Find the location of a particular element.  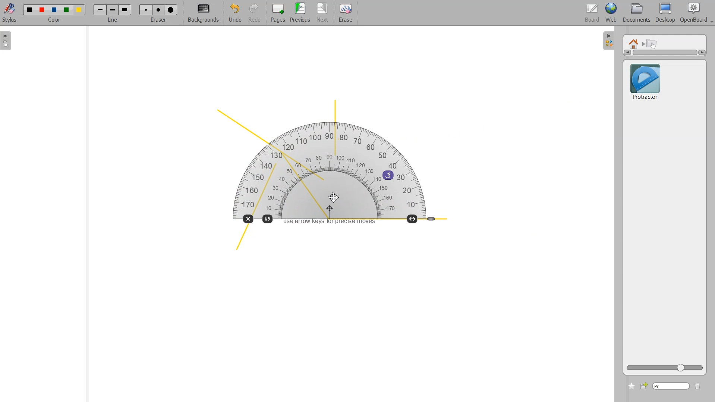

Open Board is located at coordinates (696, 13).